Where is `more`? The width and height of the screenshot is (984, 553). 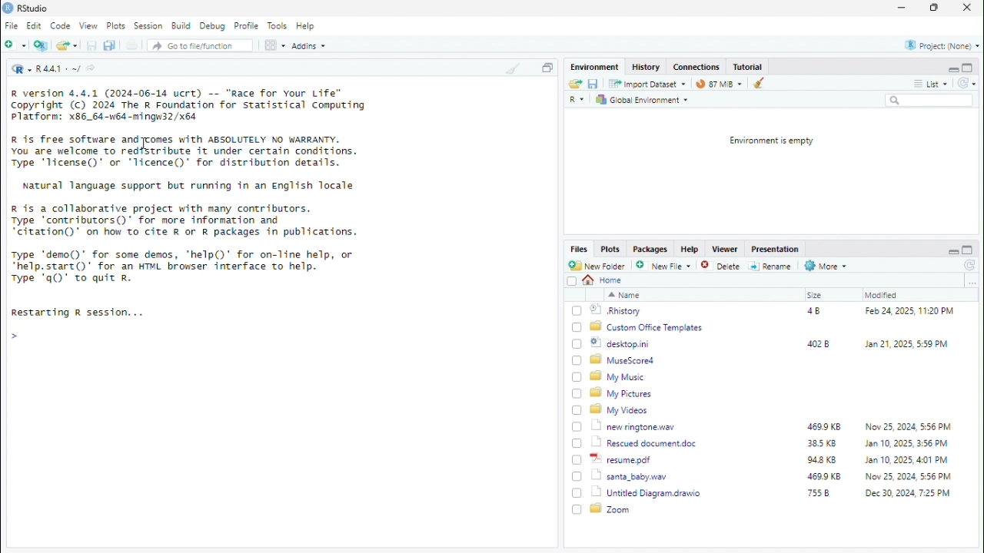
more is located at coordinates (919, 84).